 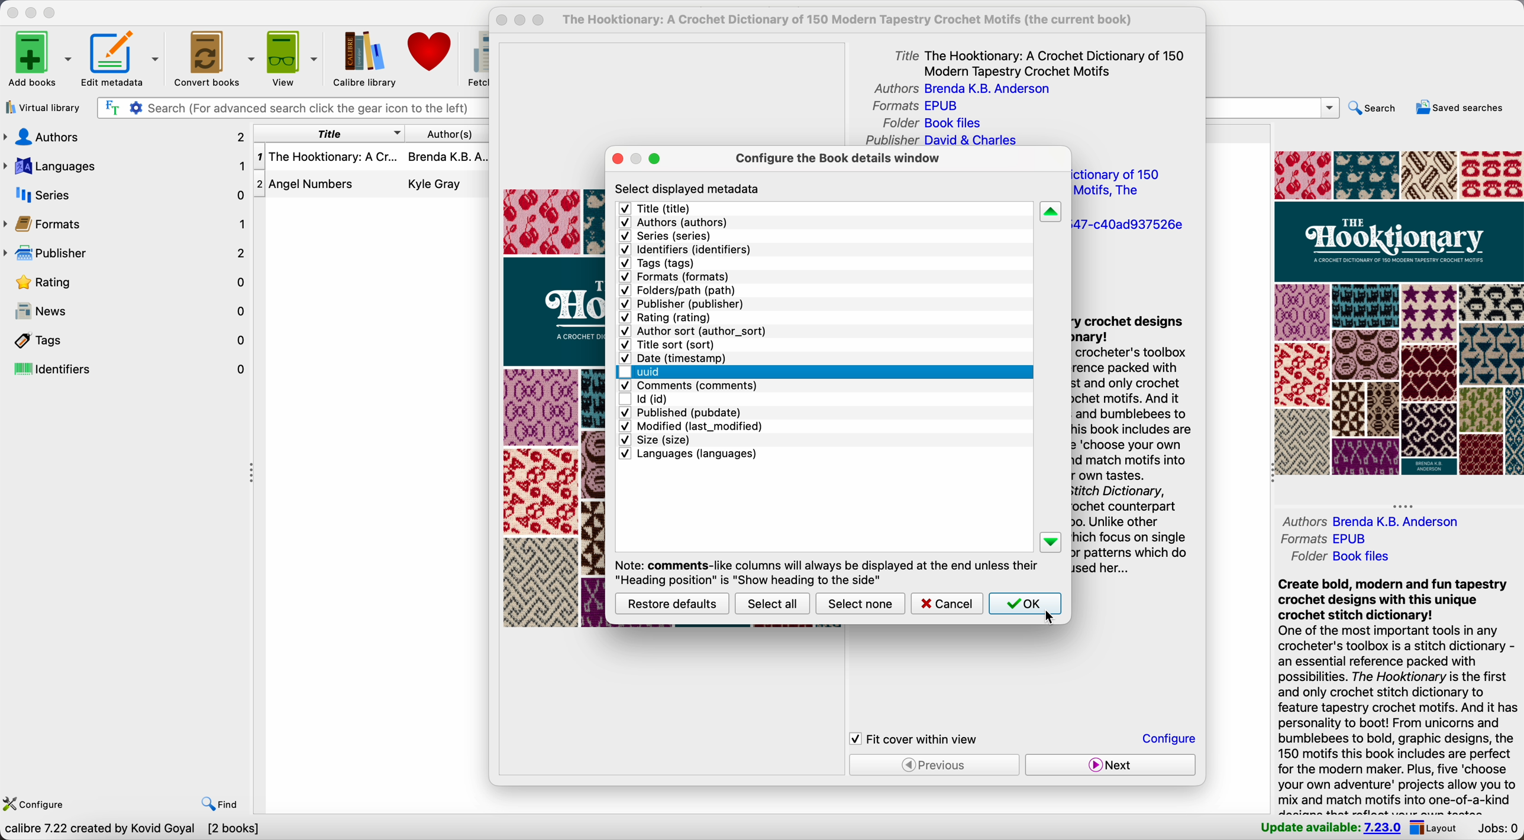 What do you see at coordinates (221, 805) in the screenshot?
I see `find` at bounding box center [221, 805].